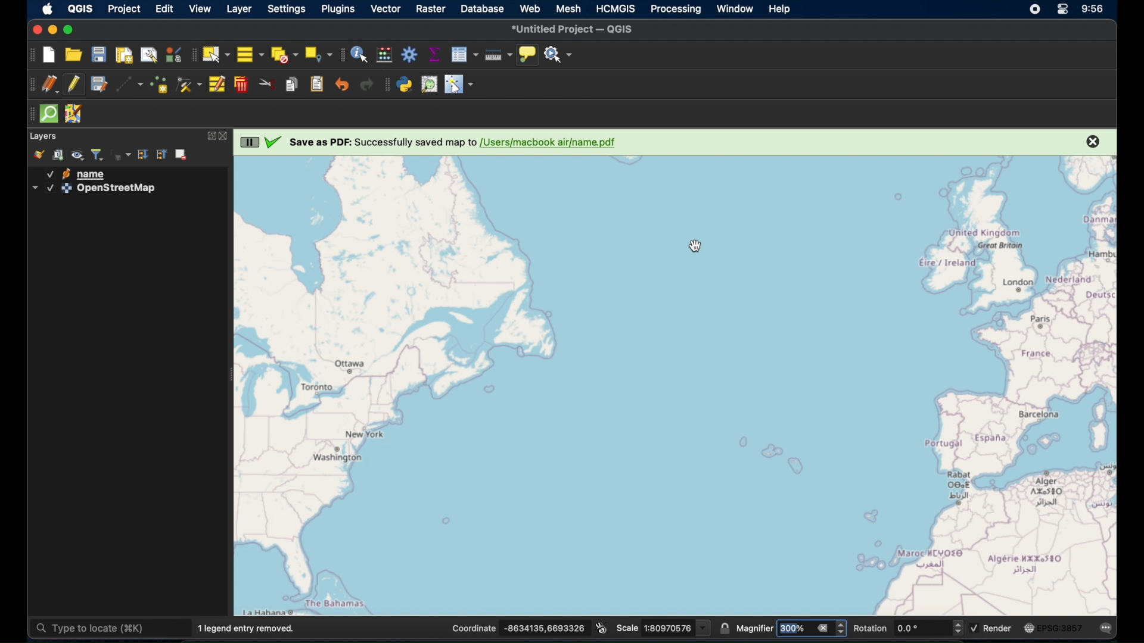 The height and width of the screenshot is (643, 1144). I want to click on filter layer by expression, so click(123, 154).